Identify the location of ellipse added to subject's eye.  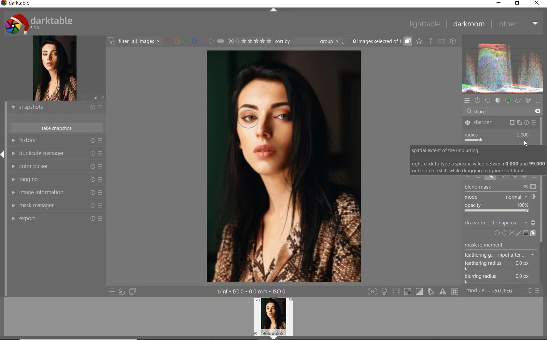
(247, 116).